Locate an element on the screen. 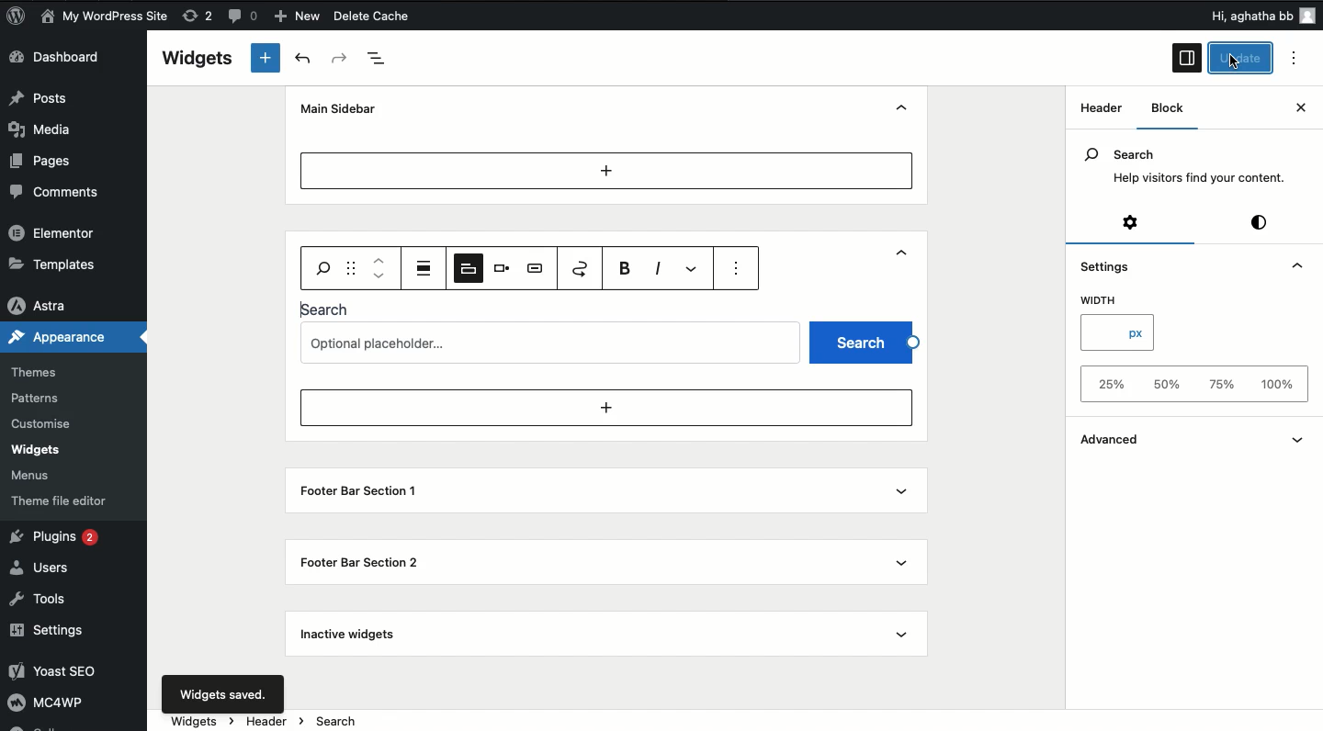  cursor is located at coordinates (1227, 62).